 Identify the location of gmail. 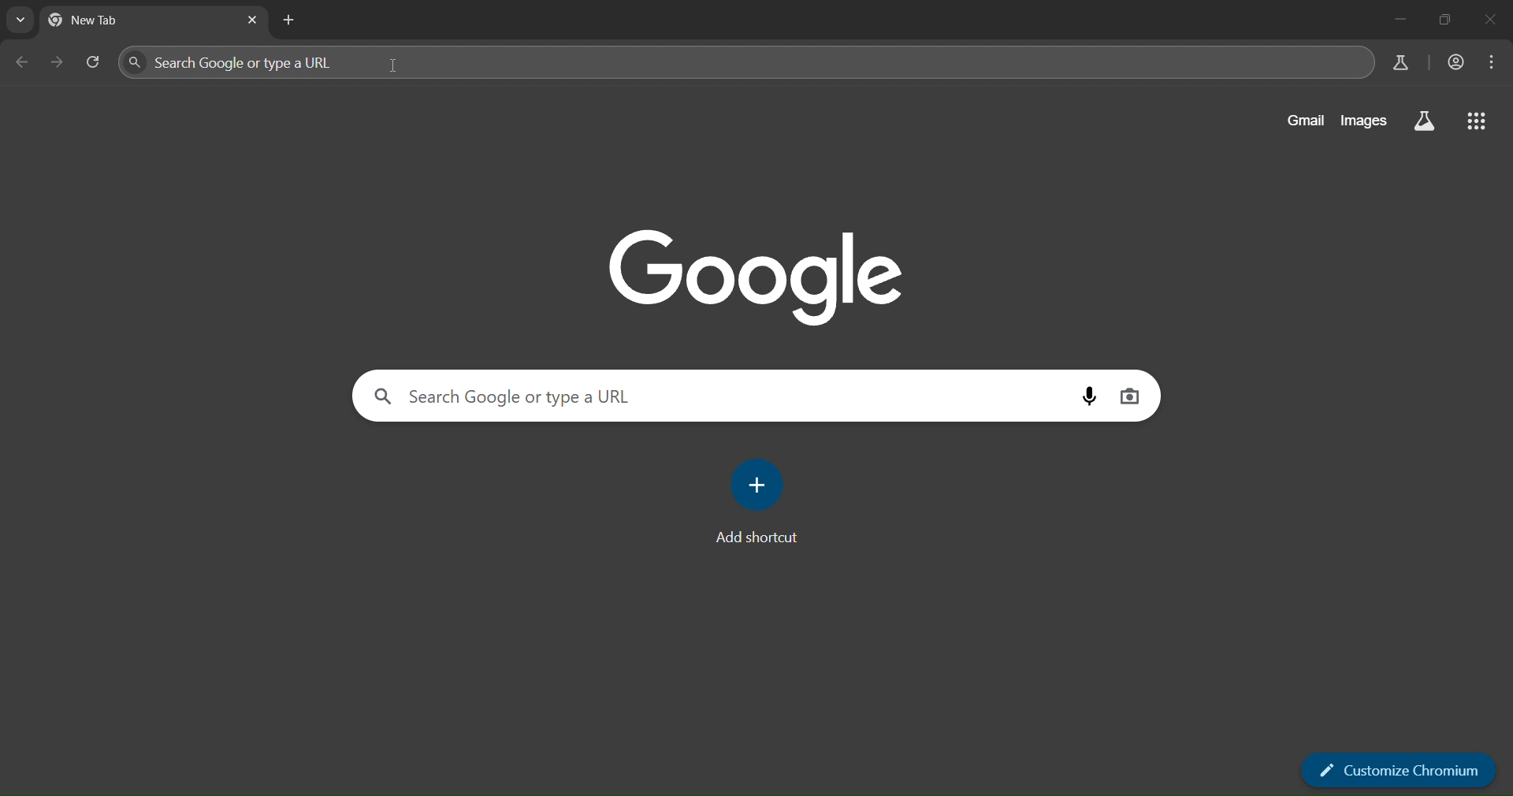
(1307, 119).